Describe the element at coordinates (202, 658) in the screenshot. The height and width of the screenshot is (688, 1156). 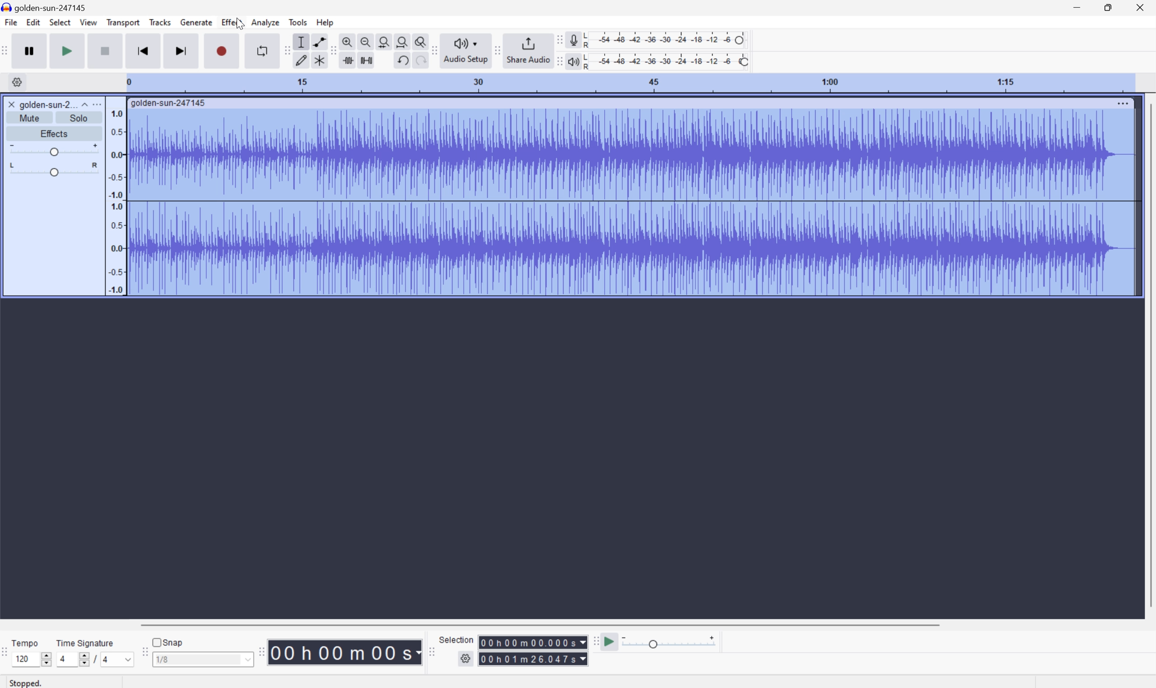
I see `1/8` at that location.